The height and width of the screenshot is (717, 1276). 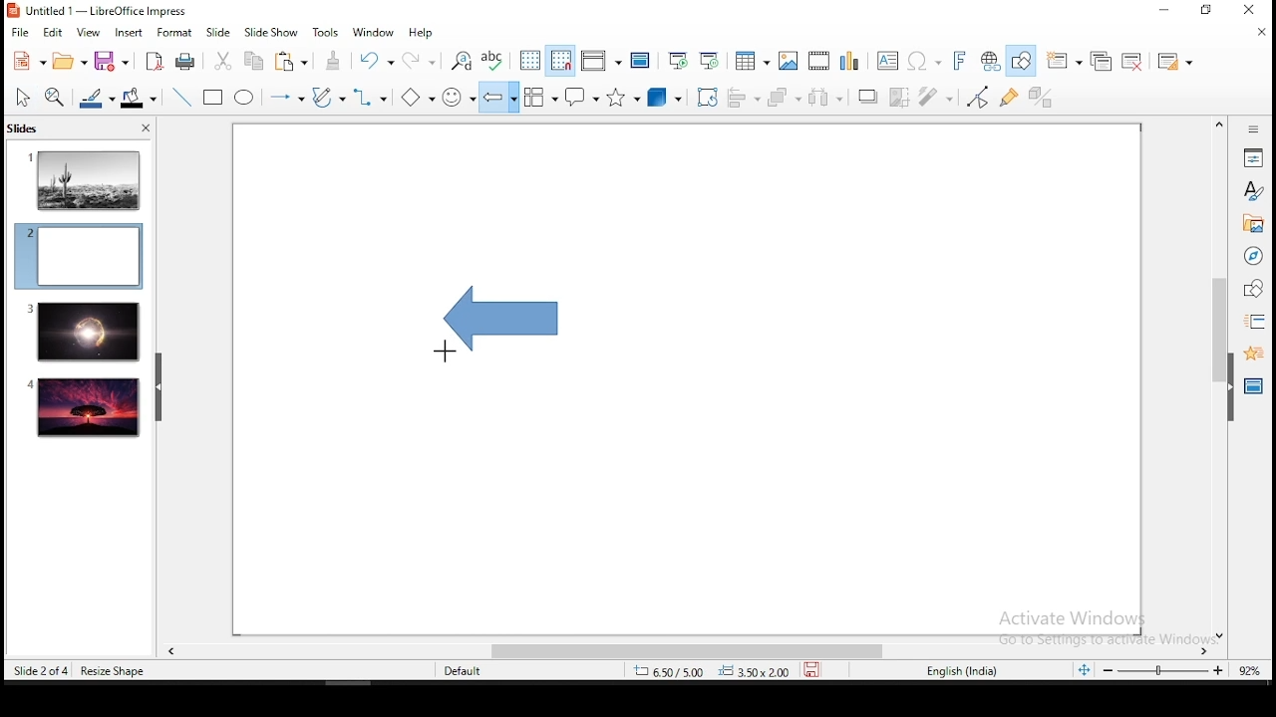 I want to click on 3D objects, so click(x=665, y=99).